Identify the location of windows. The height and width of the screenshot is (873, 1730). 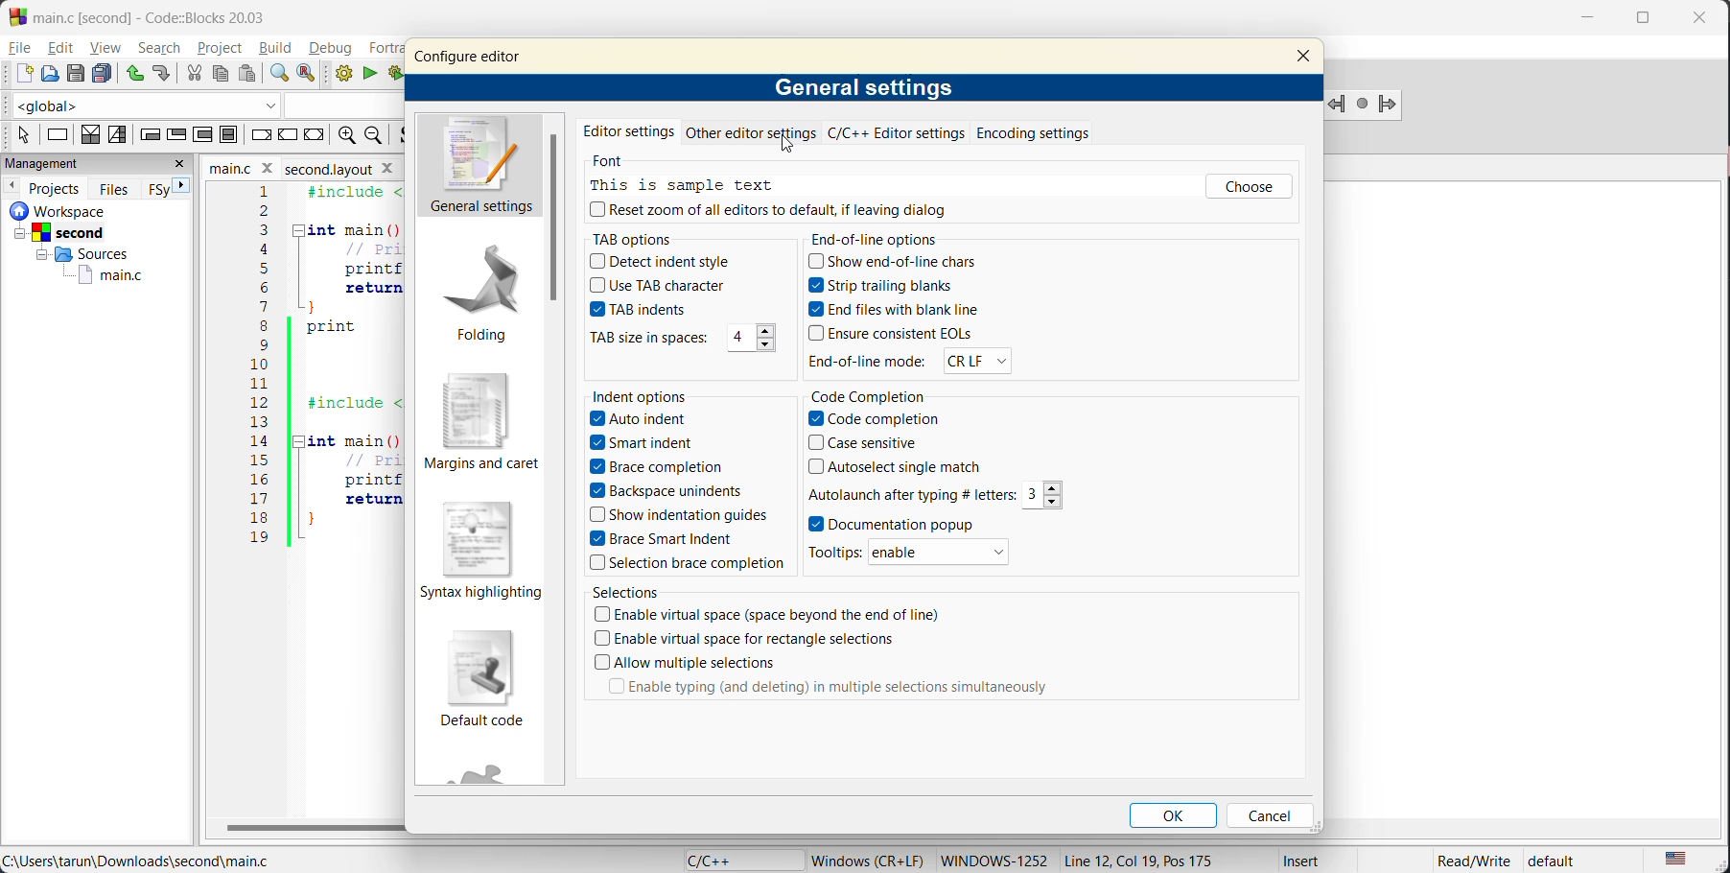
(992, 860).